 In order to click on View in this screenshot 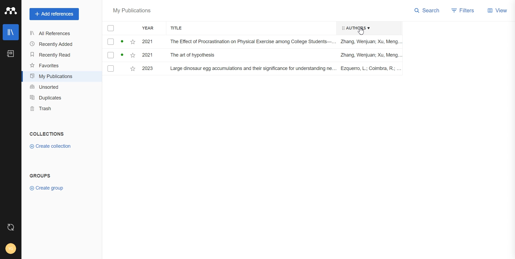, I will do `click(498, 10)`.